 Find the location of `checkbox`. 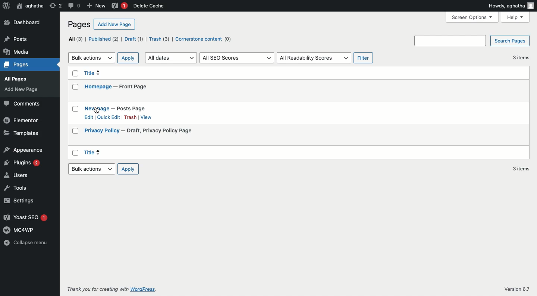

checkbox is located at coordinates (75, 73).